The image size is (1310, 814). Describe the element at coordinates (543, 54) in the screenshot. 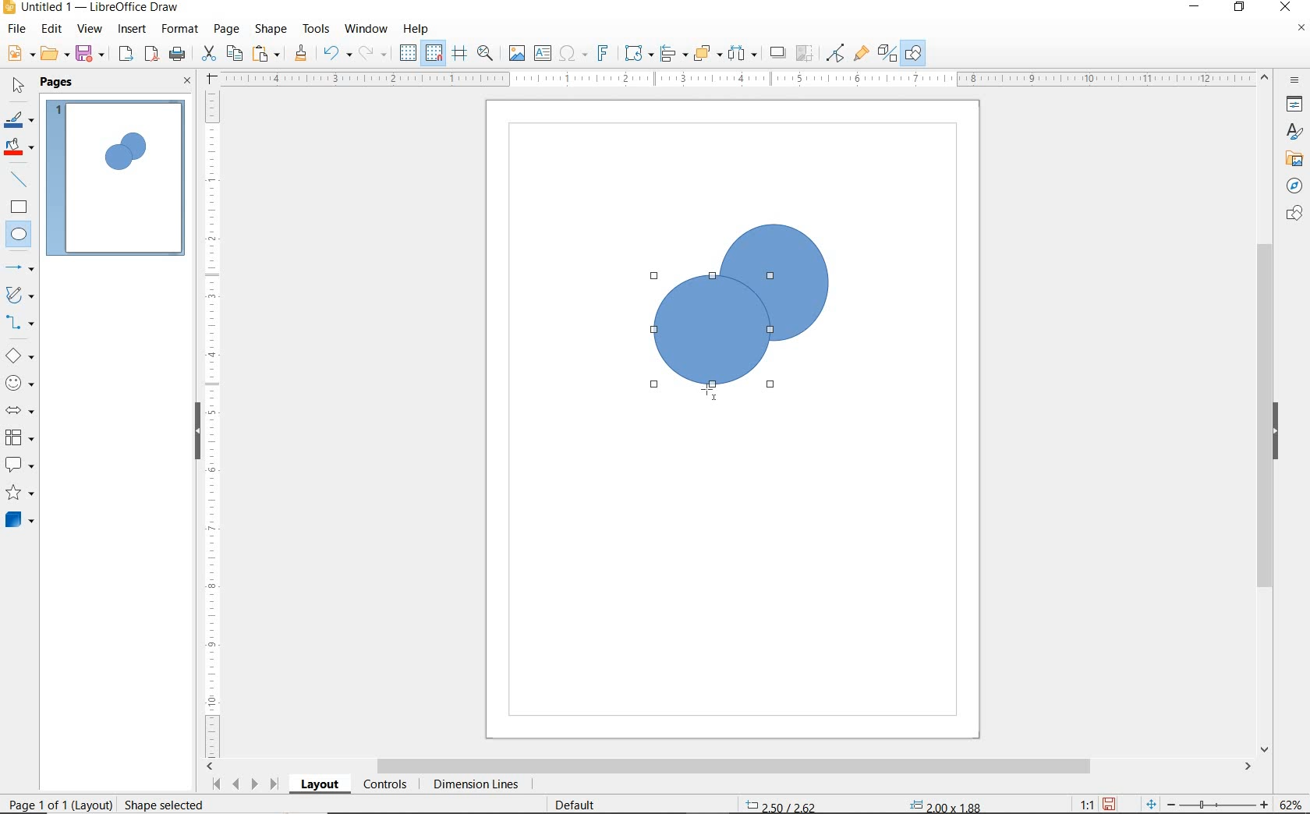

I see `INSERT TEXT BOX` at that location.